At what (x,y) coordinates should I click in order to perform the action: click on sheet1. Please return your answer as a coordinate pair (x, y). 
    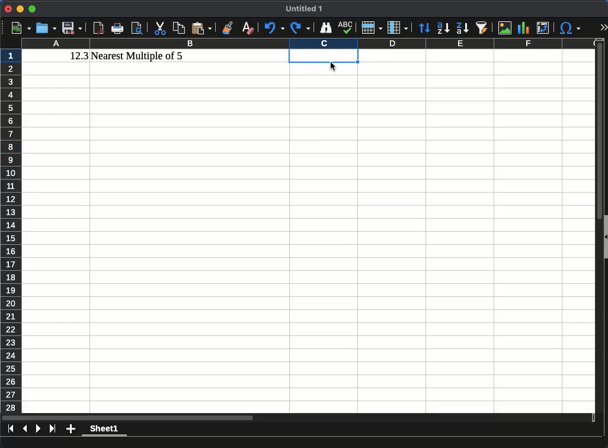
    Looking at the image, I should click on (105, 430).